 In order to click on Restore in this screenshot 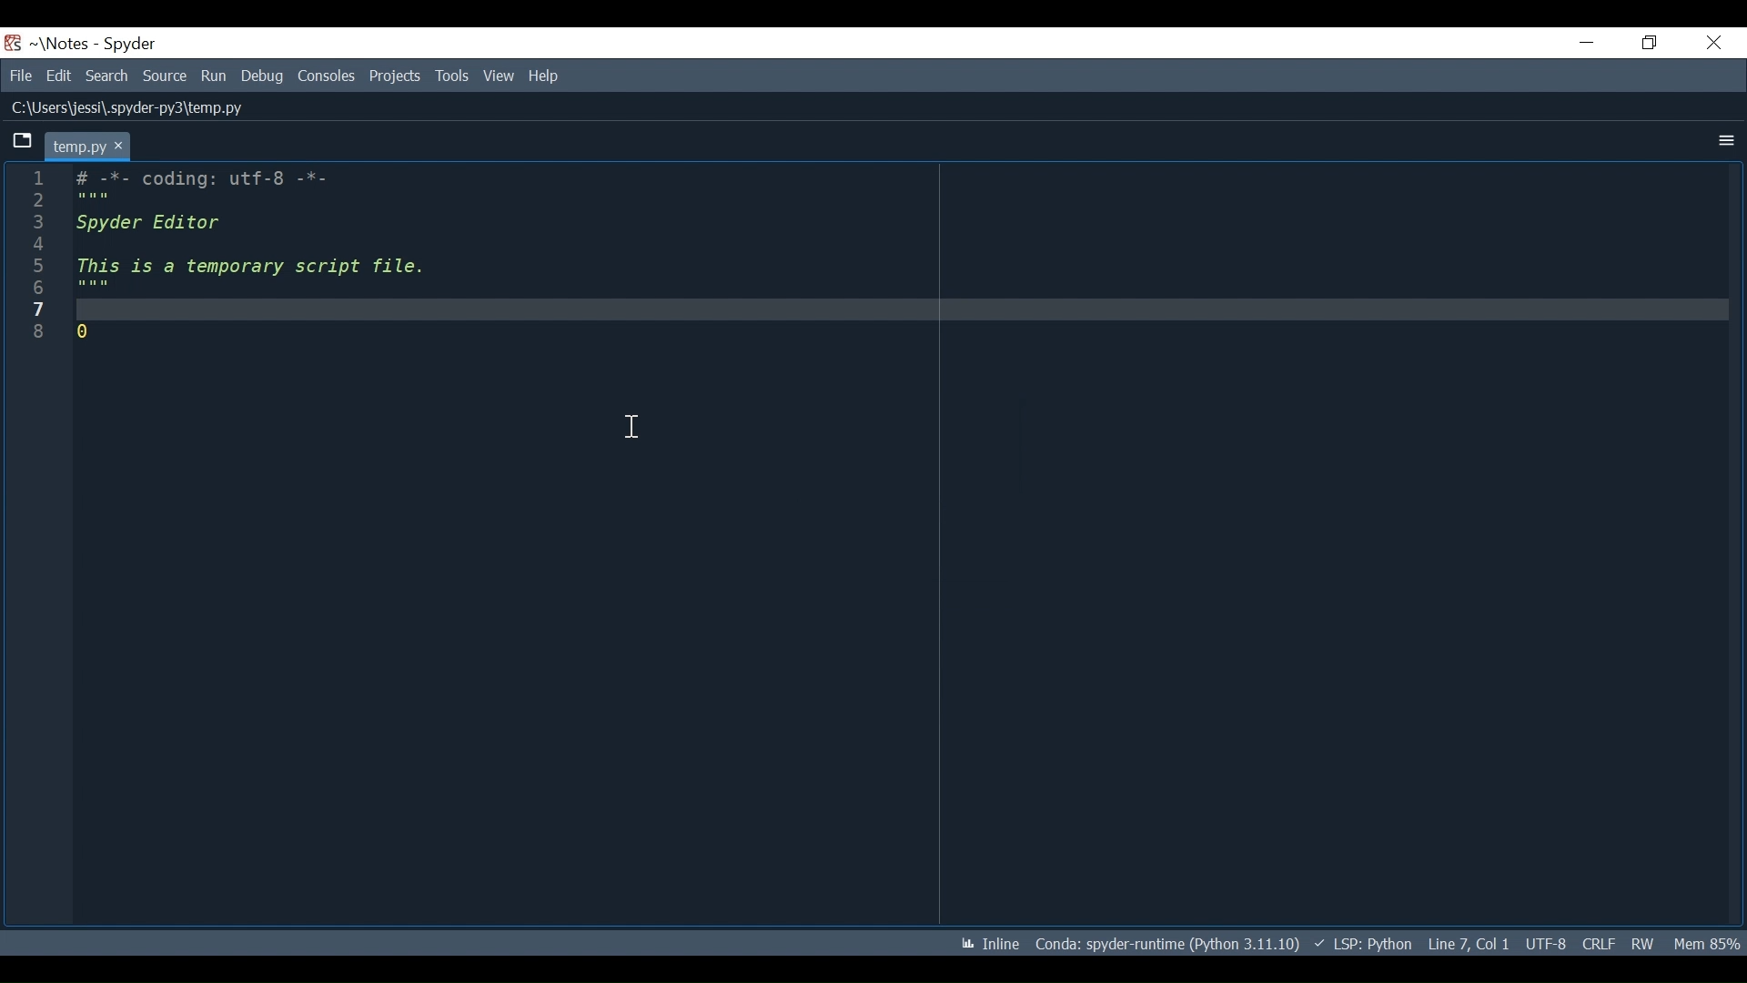, I will do `click(1649, 42)`.